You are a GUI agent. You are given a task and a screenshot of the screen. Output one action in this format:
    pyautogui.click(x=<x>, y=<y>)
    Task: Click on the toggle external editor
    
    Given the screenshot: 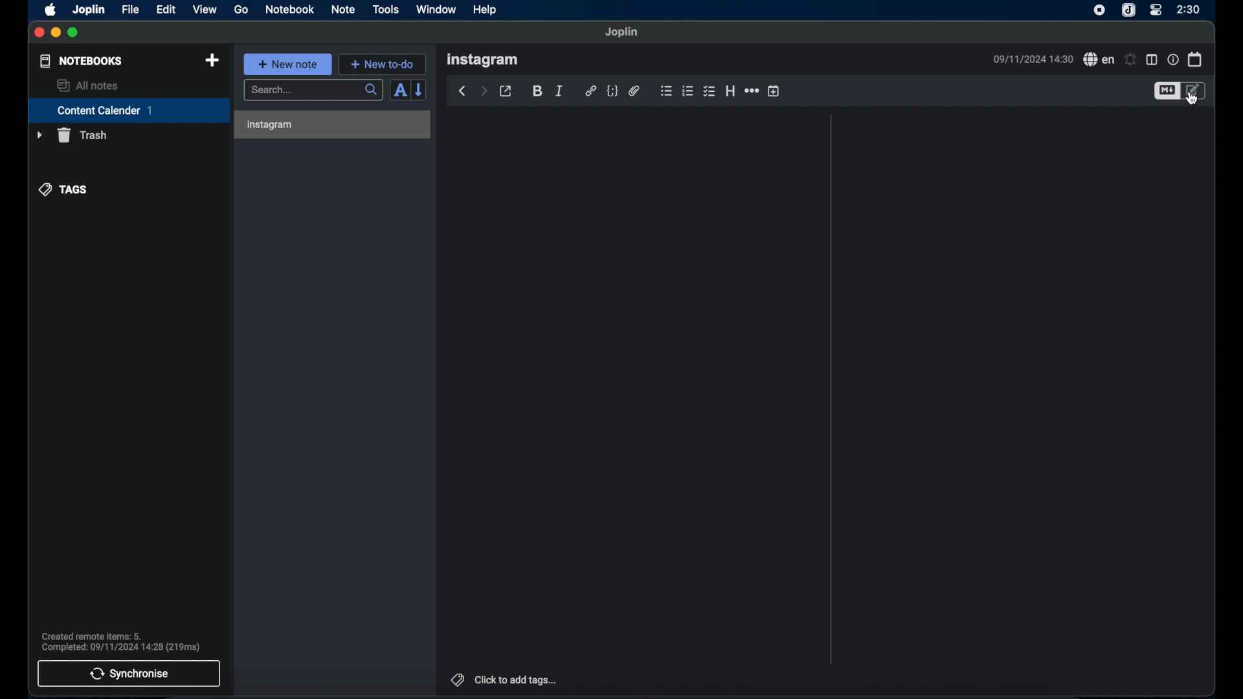 What is the action you would take?
    pyautogui.click(x=506, y=91)
    